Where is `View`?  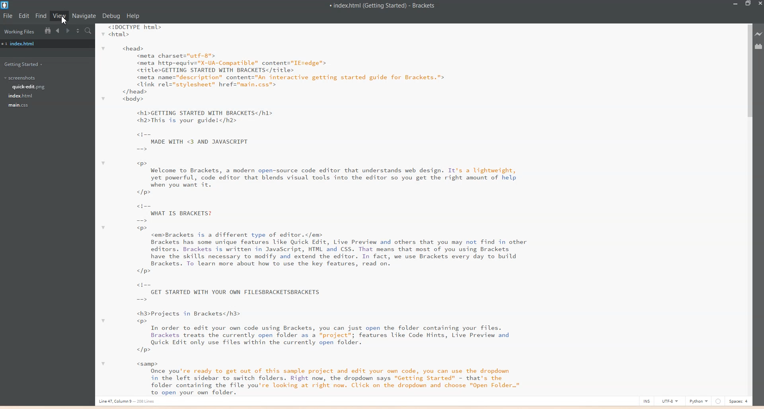
View is located at coordinates (60, 16).